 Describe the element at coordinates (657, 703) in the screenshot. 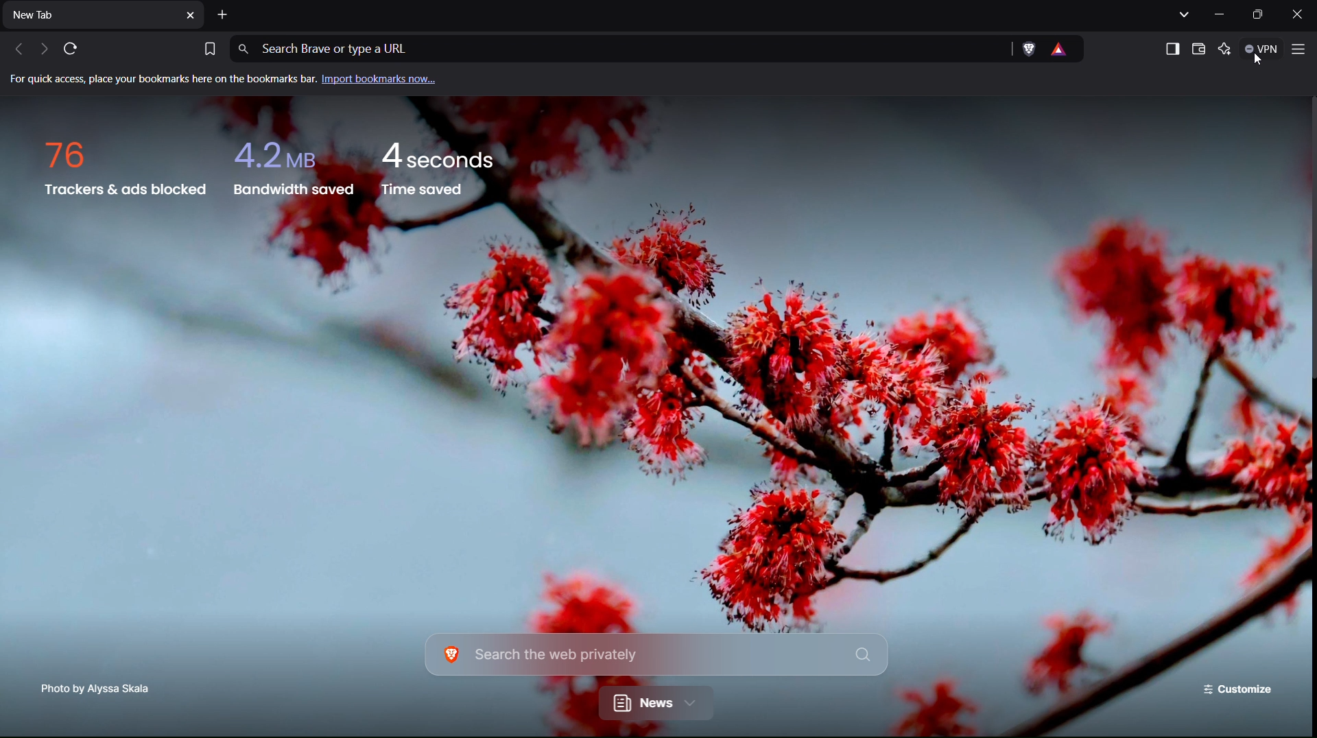

I see `News` at that location.